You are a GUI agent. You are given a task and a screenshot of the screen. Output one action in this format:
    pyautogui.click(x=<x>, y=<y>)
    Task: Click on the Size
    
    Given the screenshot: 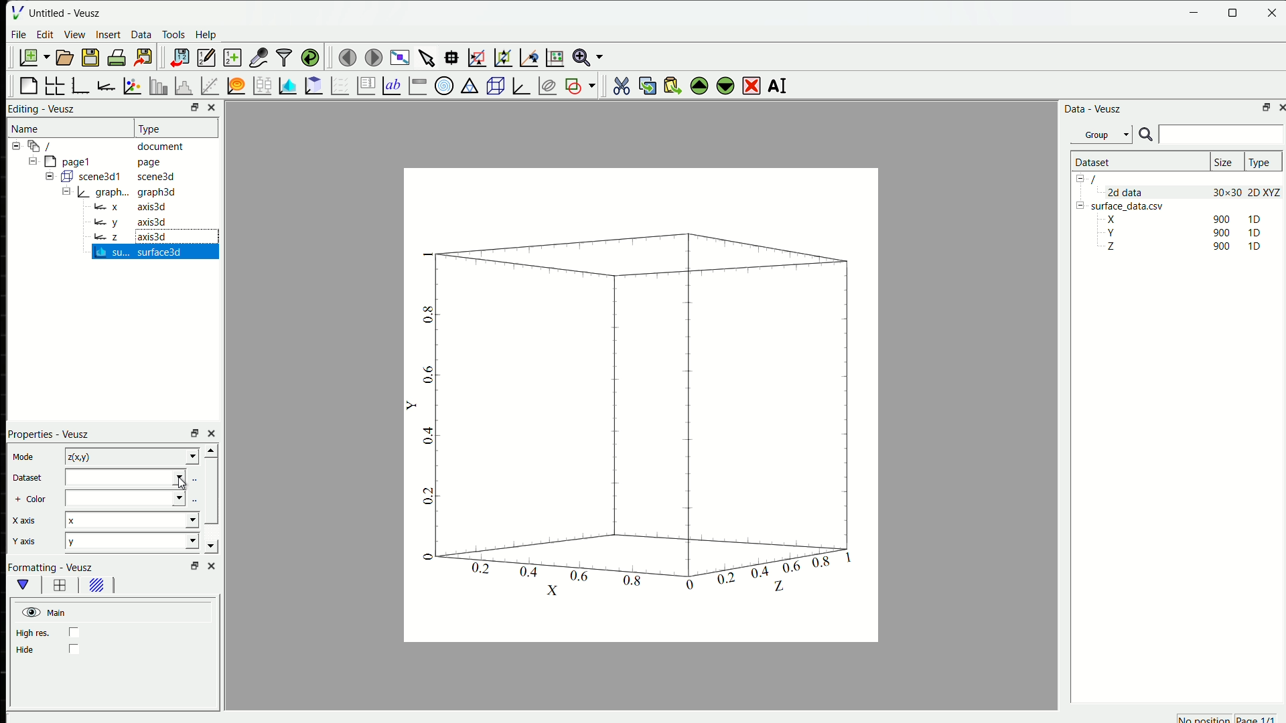 What is the action you would take?
    pyautogui.click(x=1225, y=162)
    